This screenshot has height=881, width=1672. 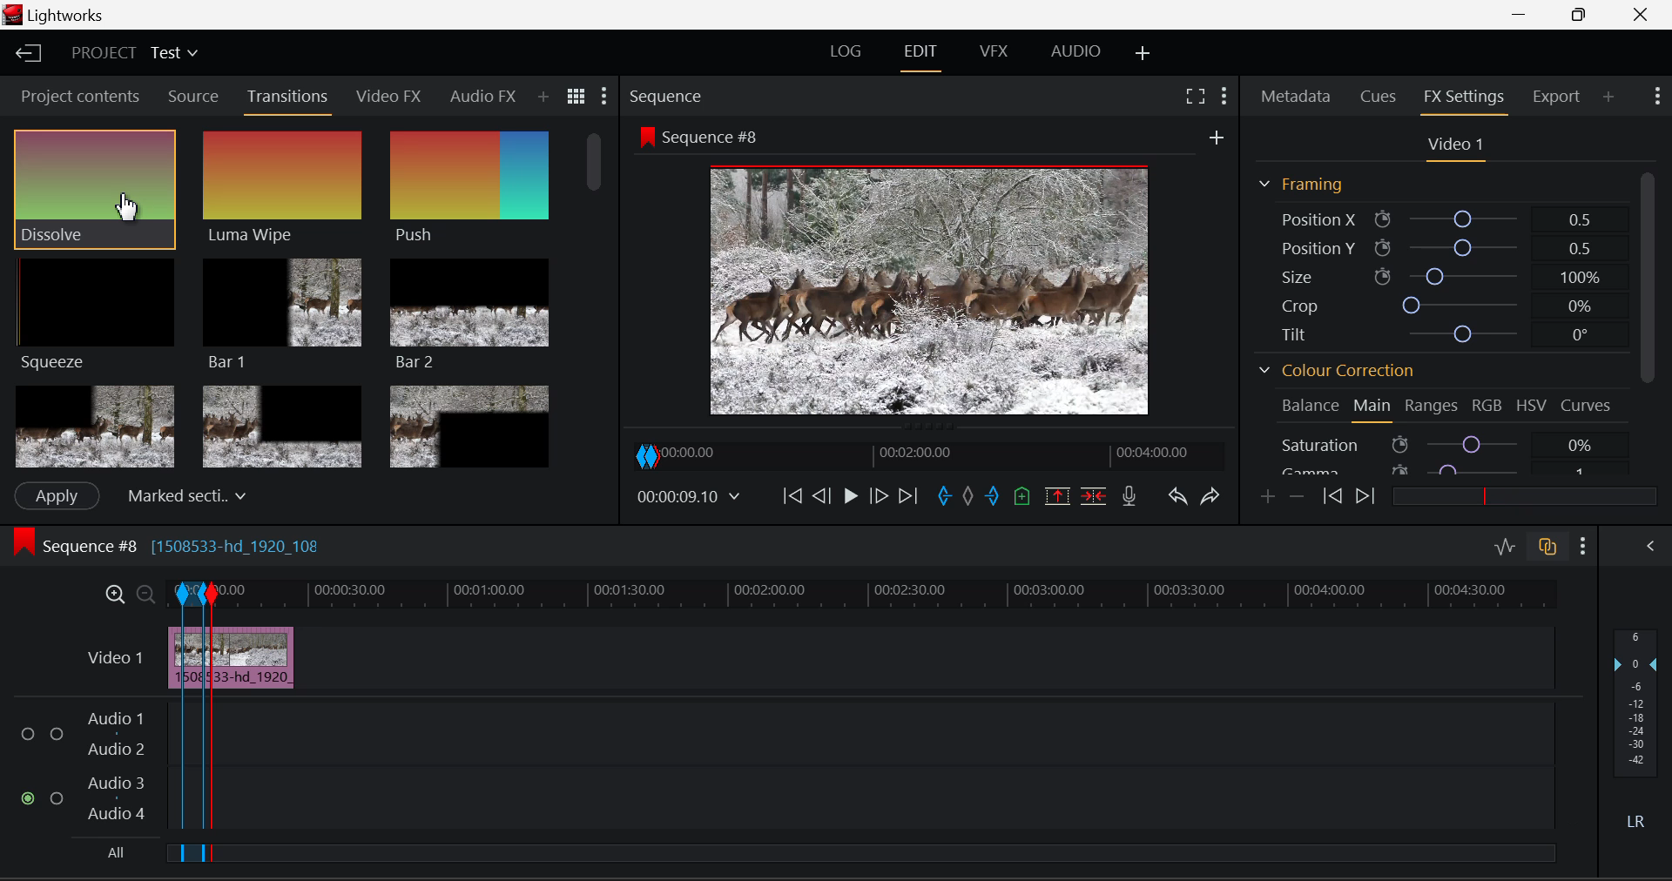 I want to click on Go Forward, so click(x=880, y=498).